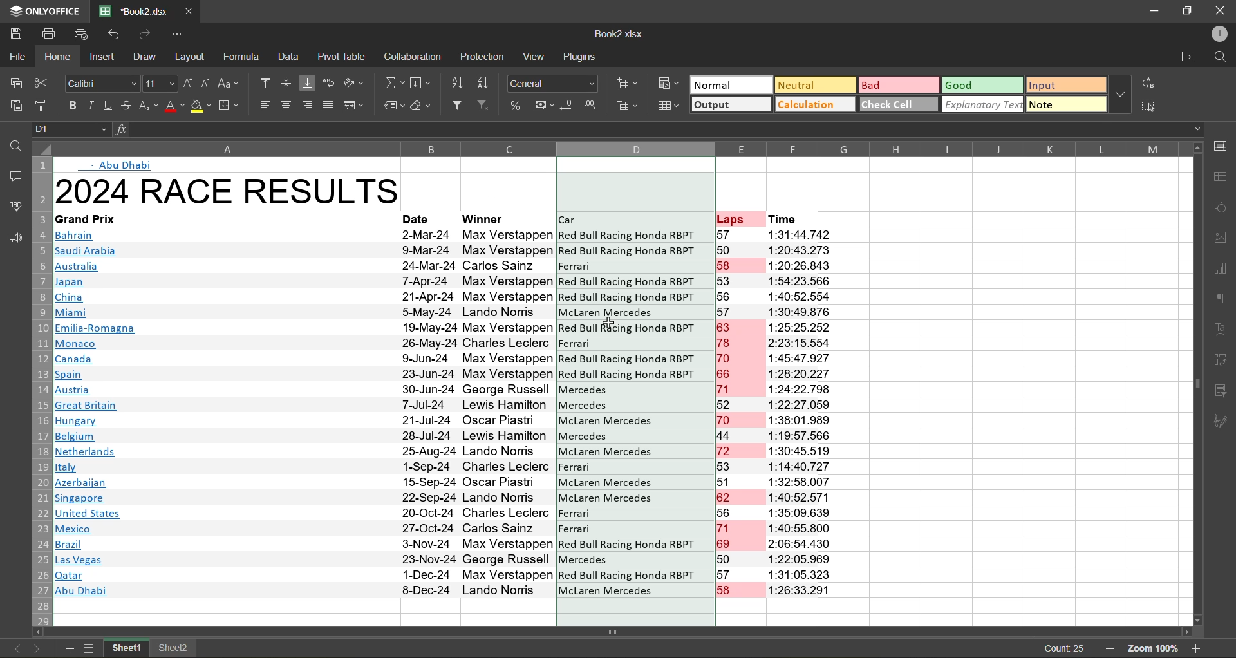 This screenshot has height=658, width=1236. I want to click on Belgium 28-Jul-24 Lewis Hamilton Mercedes 44 1:19:57.566, so click(449, 437).